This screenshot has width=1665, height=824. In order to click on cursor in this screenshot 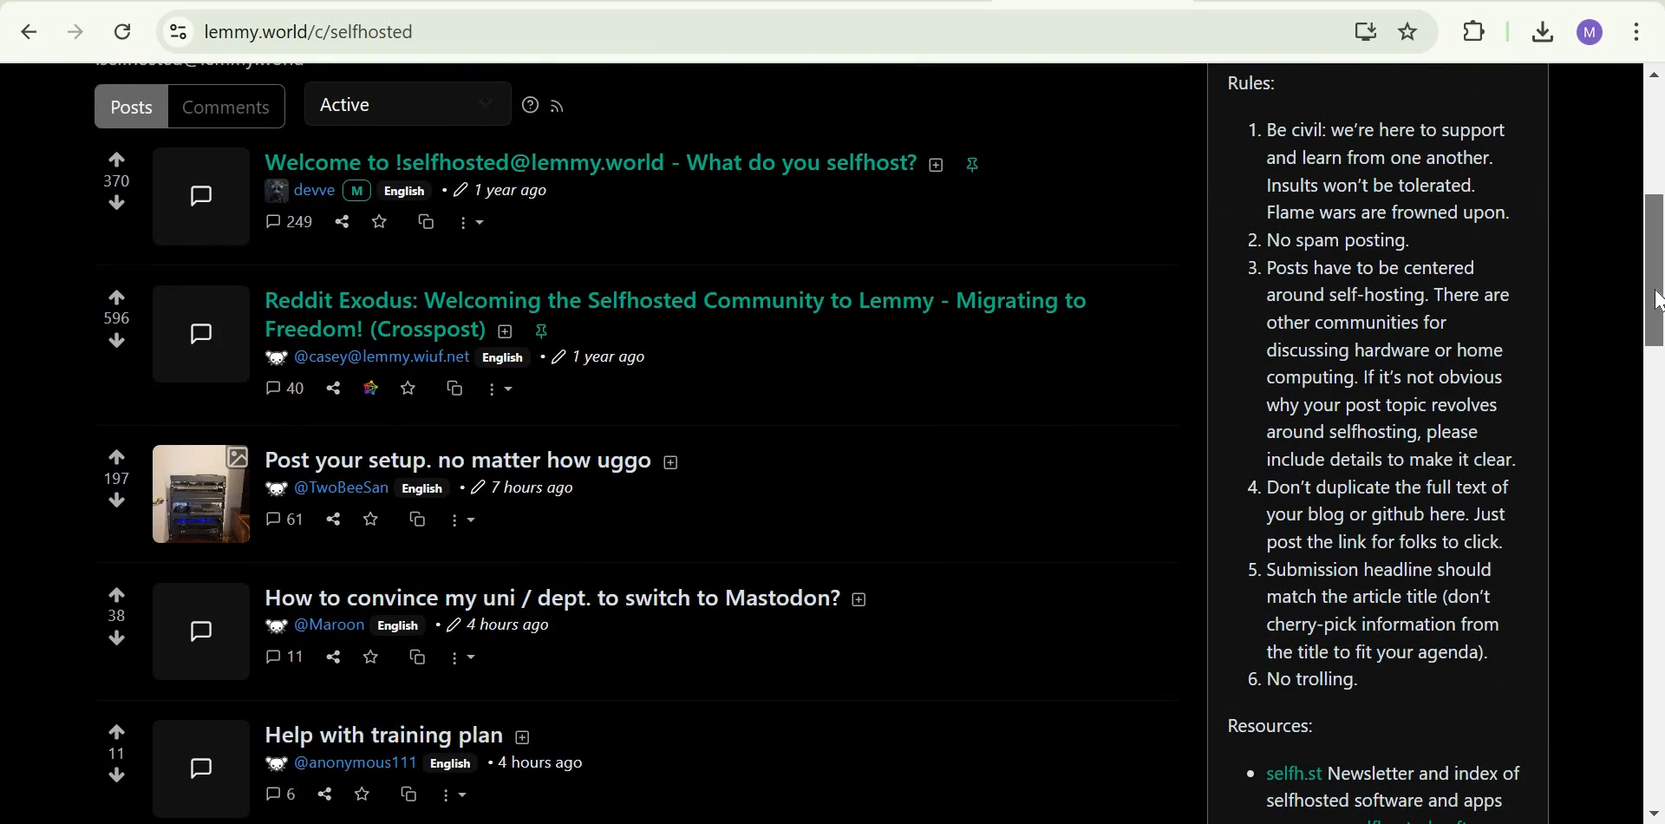, I will do `click(1655, 298)`.